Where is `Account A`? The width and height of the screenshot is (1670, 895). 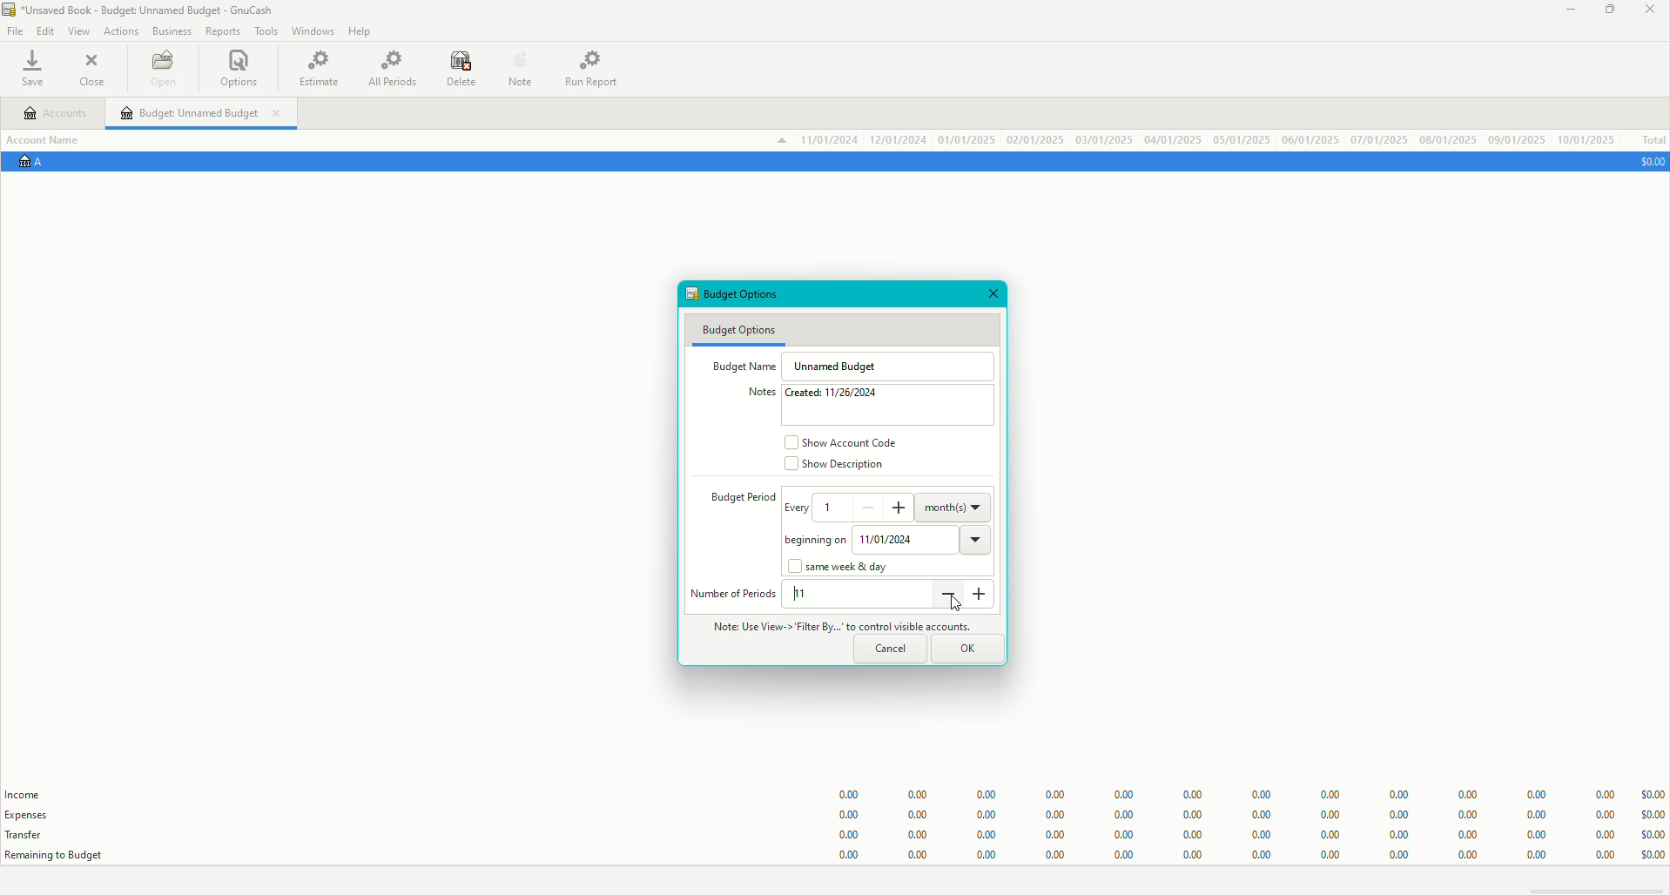 Account A is located at coordinates (39, 164).